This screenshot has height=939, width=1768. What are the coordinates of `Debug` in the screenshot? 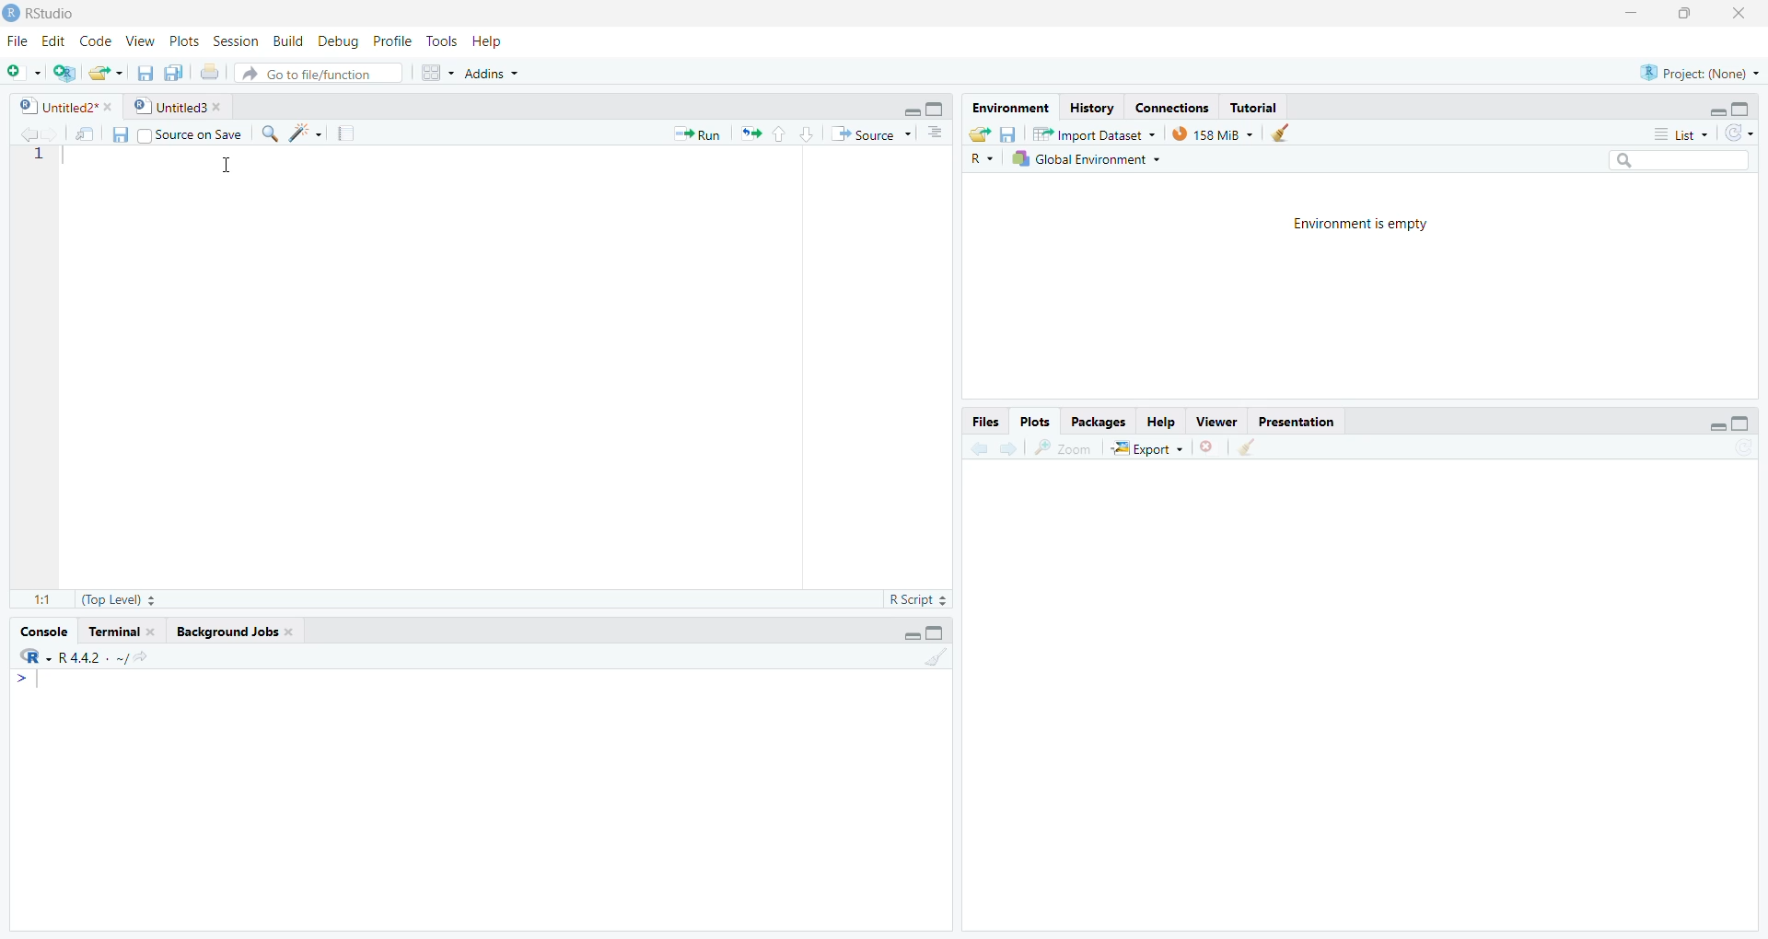 It's located at (334, 41).